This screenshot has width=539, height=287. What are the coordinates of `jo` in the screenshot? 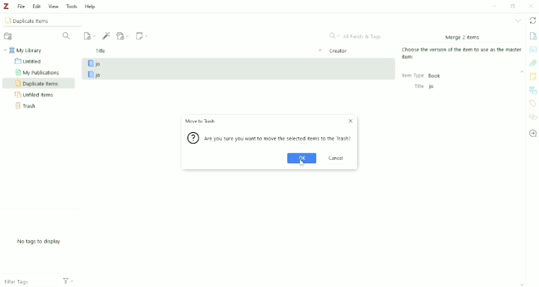 It's located at (240, 74).